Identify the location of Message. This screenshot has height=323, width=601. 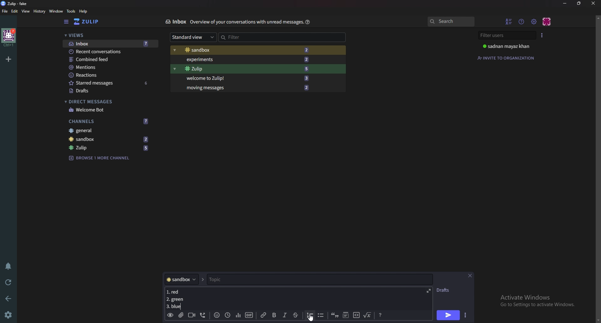
(174, 298).